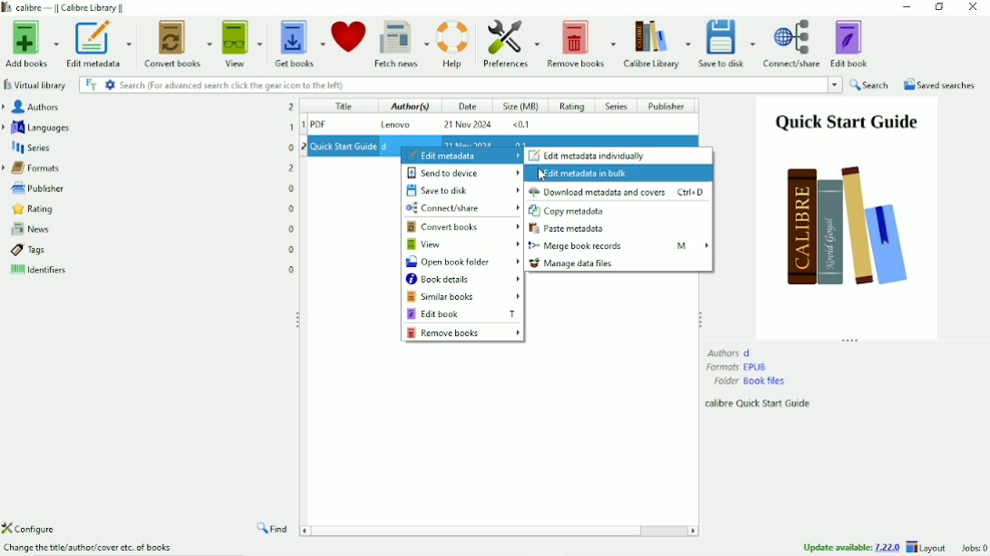  Describe the element at coordinates (671, 106) in the screenshot. I see `Publisher` at that location.